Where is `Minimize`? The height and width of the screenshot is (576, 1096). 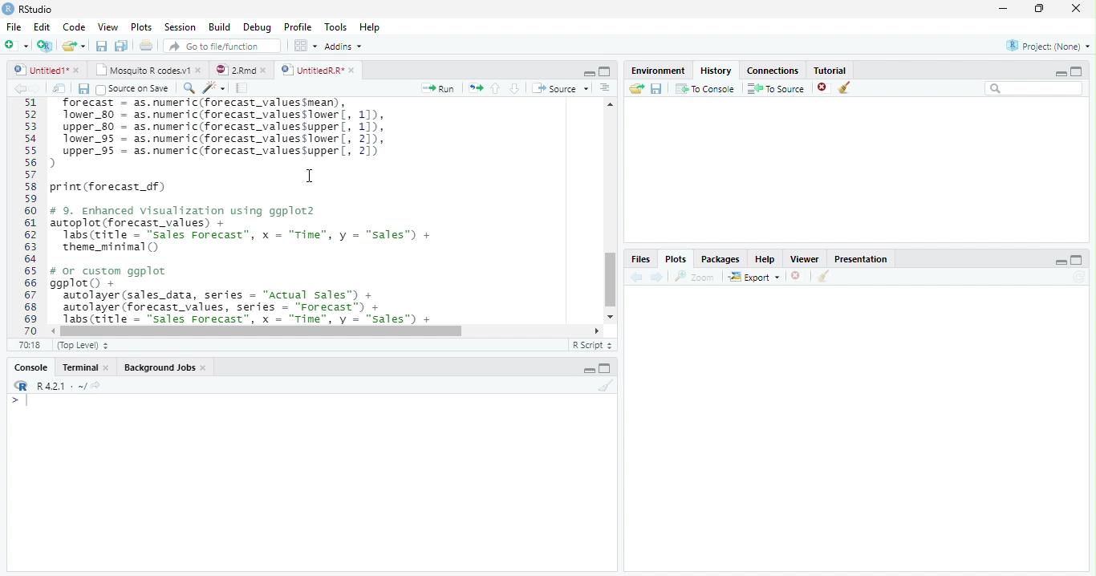 Minimize is located at coordinates (1005, 8).